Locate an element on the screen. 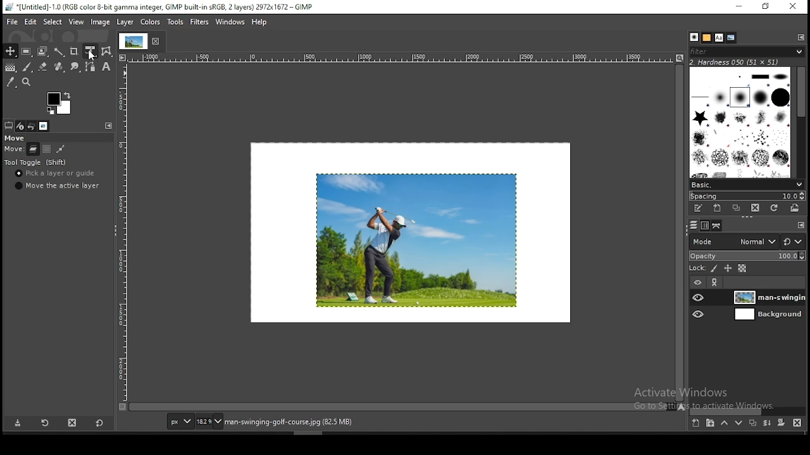  configure this tab is located at coordinates (799, 224).